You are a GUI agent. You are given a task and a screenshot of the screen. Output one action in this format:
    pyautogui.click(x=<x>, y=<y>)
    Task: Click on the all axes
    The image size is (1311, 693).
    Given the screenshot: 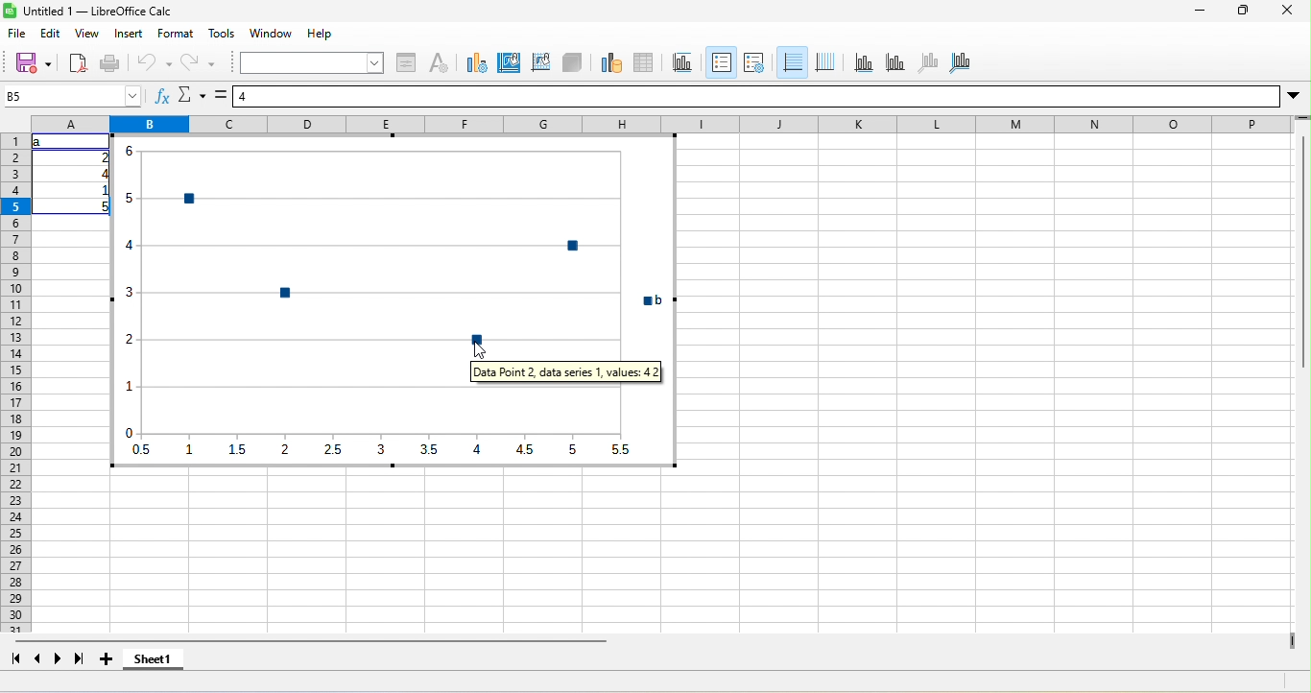 What is the action you would take?
    pyautogui.click(x=960, y=64)
    